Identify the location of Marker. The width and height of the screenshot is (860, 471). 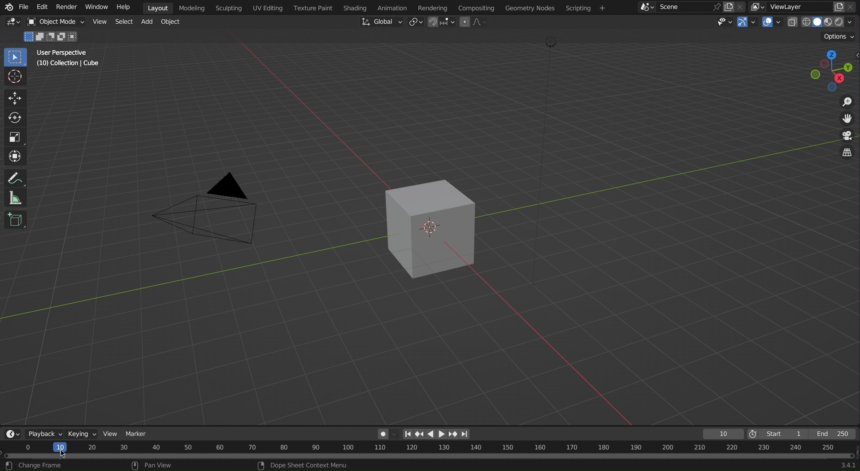
(141, 432).